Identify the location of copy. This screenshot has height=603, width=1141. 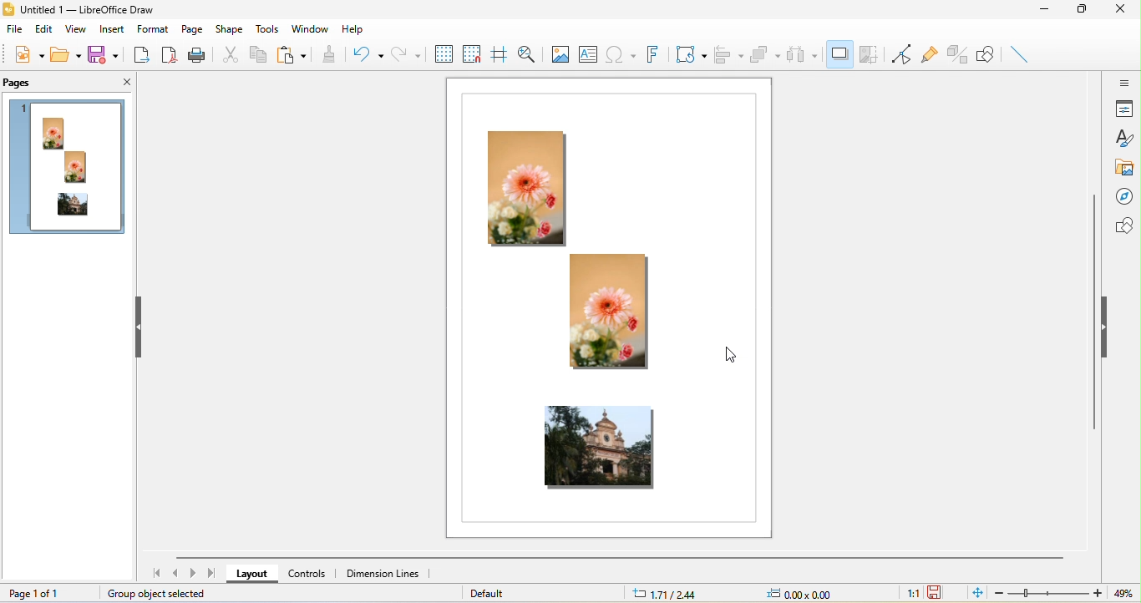
(257, 57).